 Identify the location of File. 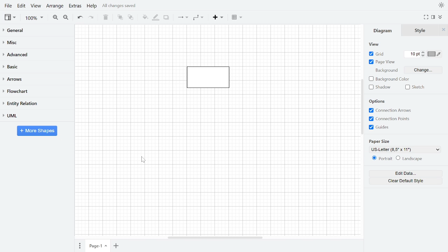
(8, 6).